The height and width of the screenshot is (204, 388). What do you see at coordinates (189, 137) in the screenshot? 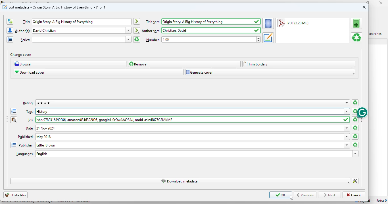
I see `Published: May 2018` at bounding box center [189, 137].